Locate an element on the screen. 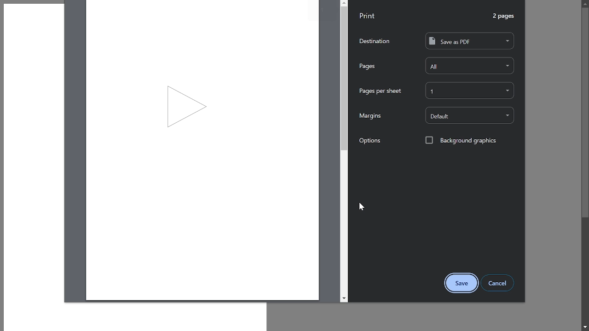 The width and height of the screenshot is (589, 331). Vertical scrollbar is located at coordinates (585, 113).